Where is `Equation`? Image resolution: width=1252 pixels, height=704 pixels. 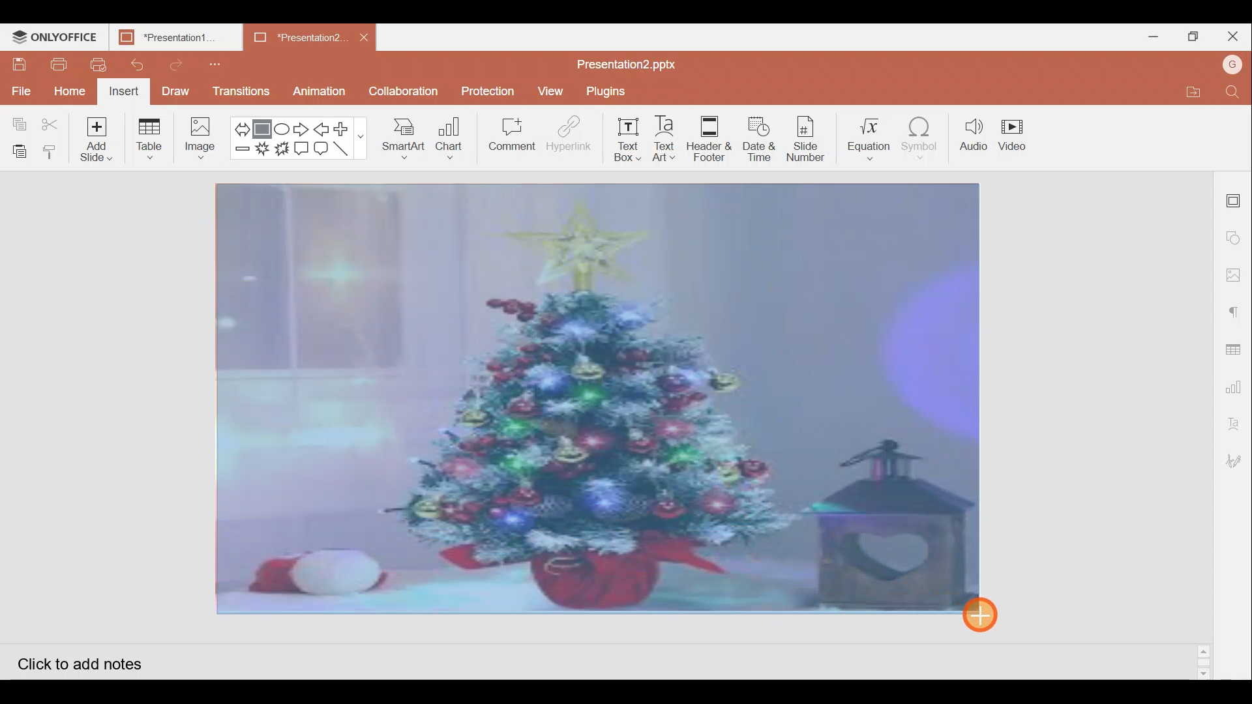 Equation is located at coordinates (869, 136).